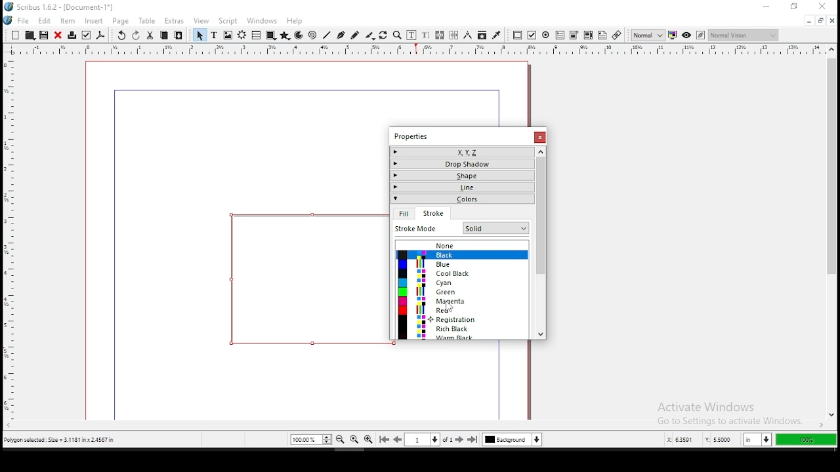 The height and width of the screenshot is (472, 840). I want to click on select item, so click(199, 35).